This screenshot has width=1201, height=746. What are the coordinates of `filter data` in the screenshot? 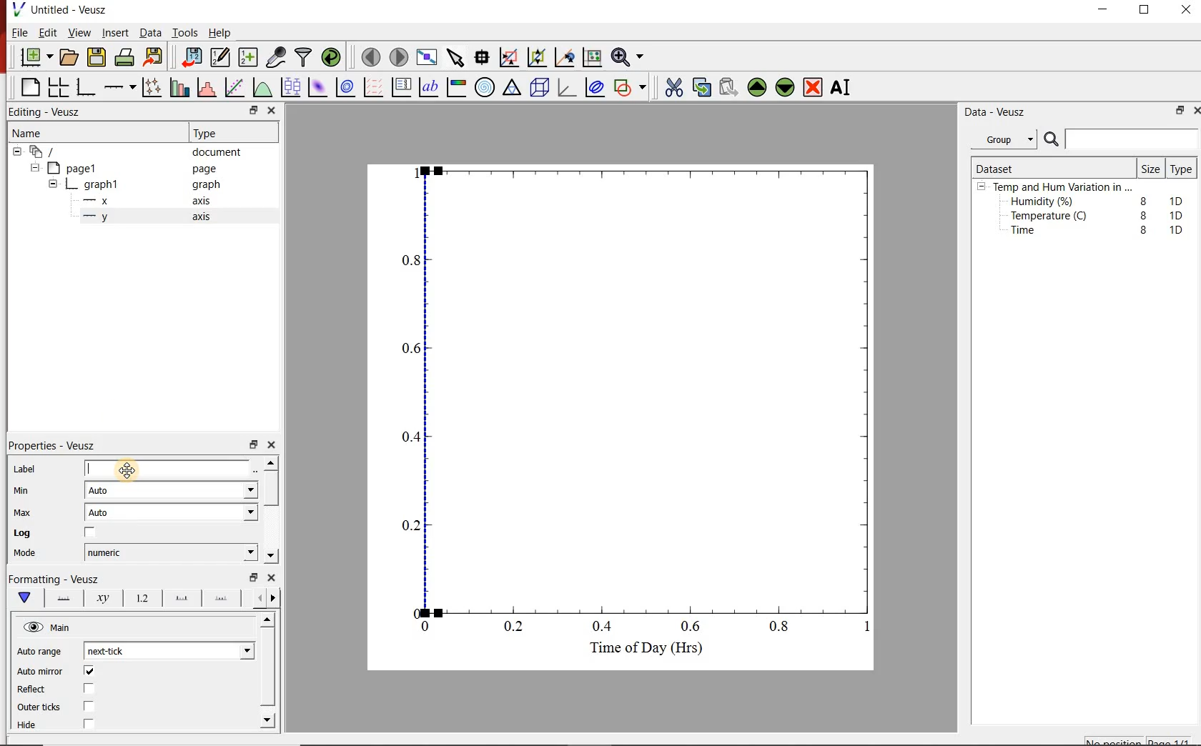 It's located at (304, 58).